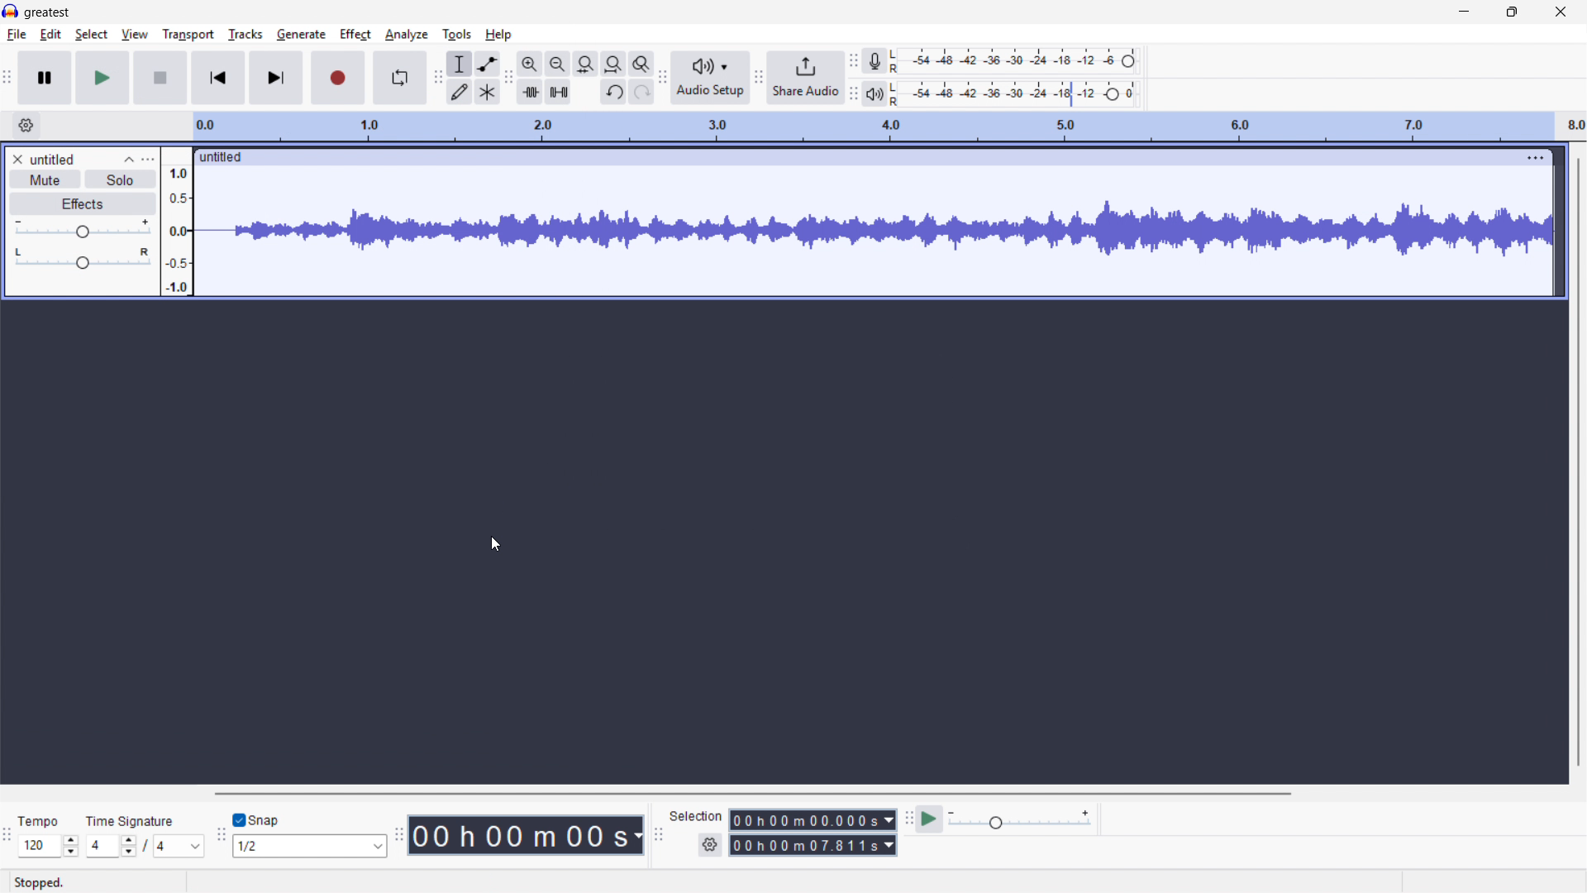  Describe the element at coordinates (613, 64) in the screenshot. I see `fit project to width` at that location.